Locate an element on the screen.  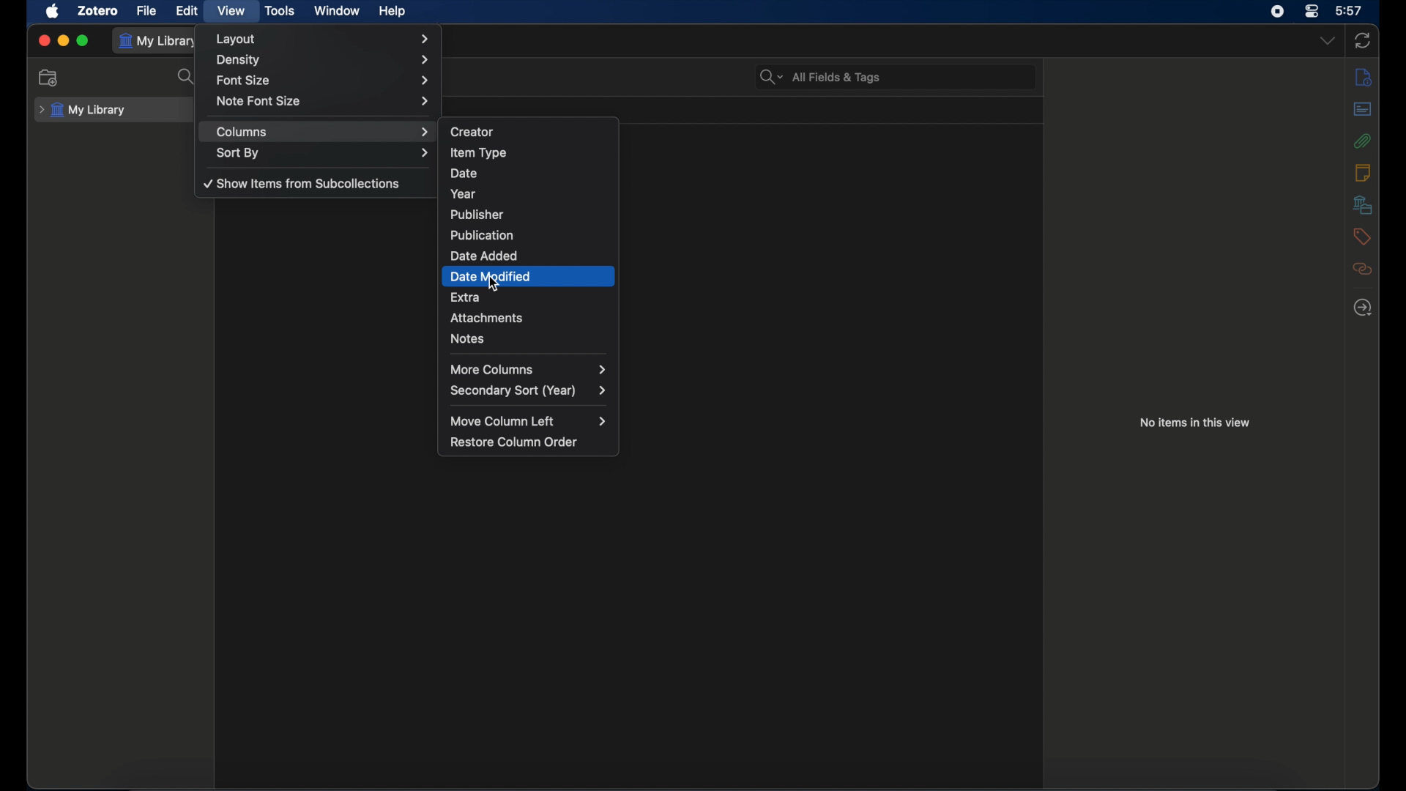
density is located at coordinates (324, 61).